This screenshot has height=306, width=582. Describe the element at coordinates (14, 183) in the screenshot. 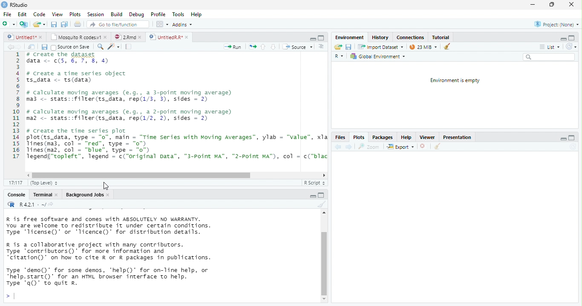

I see `1:1` at that location.